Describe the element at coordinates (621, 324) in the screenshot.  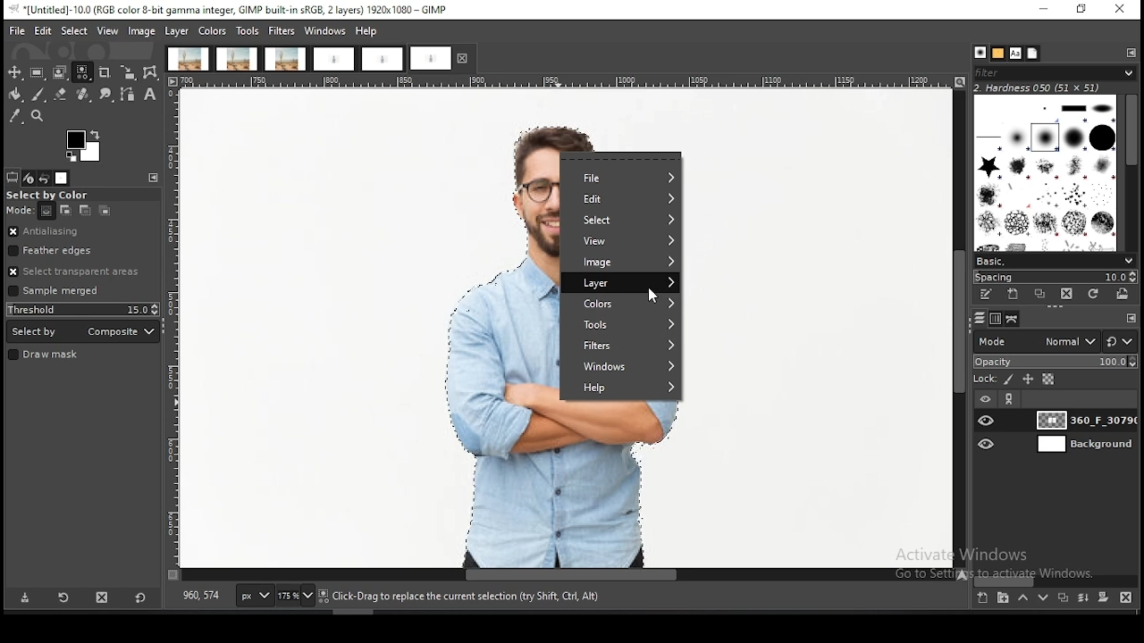
I see `tools` at that location.